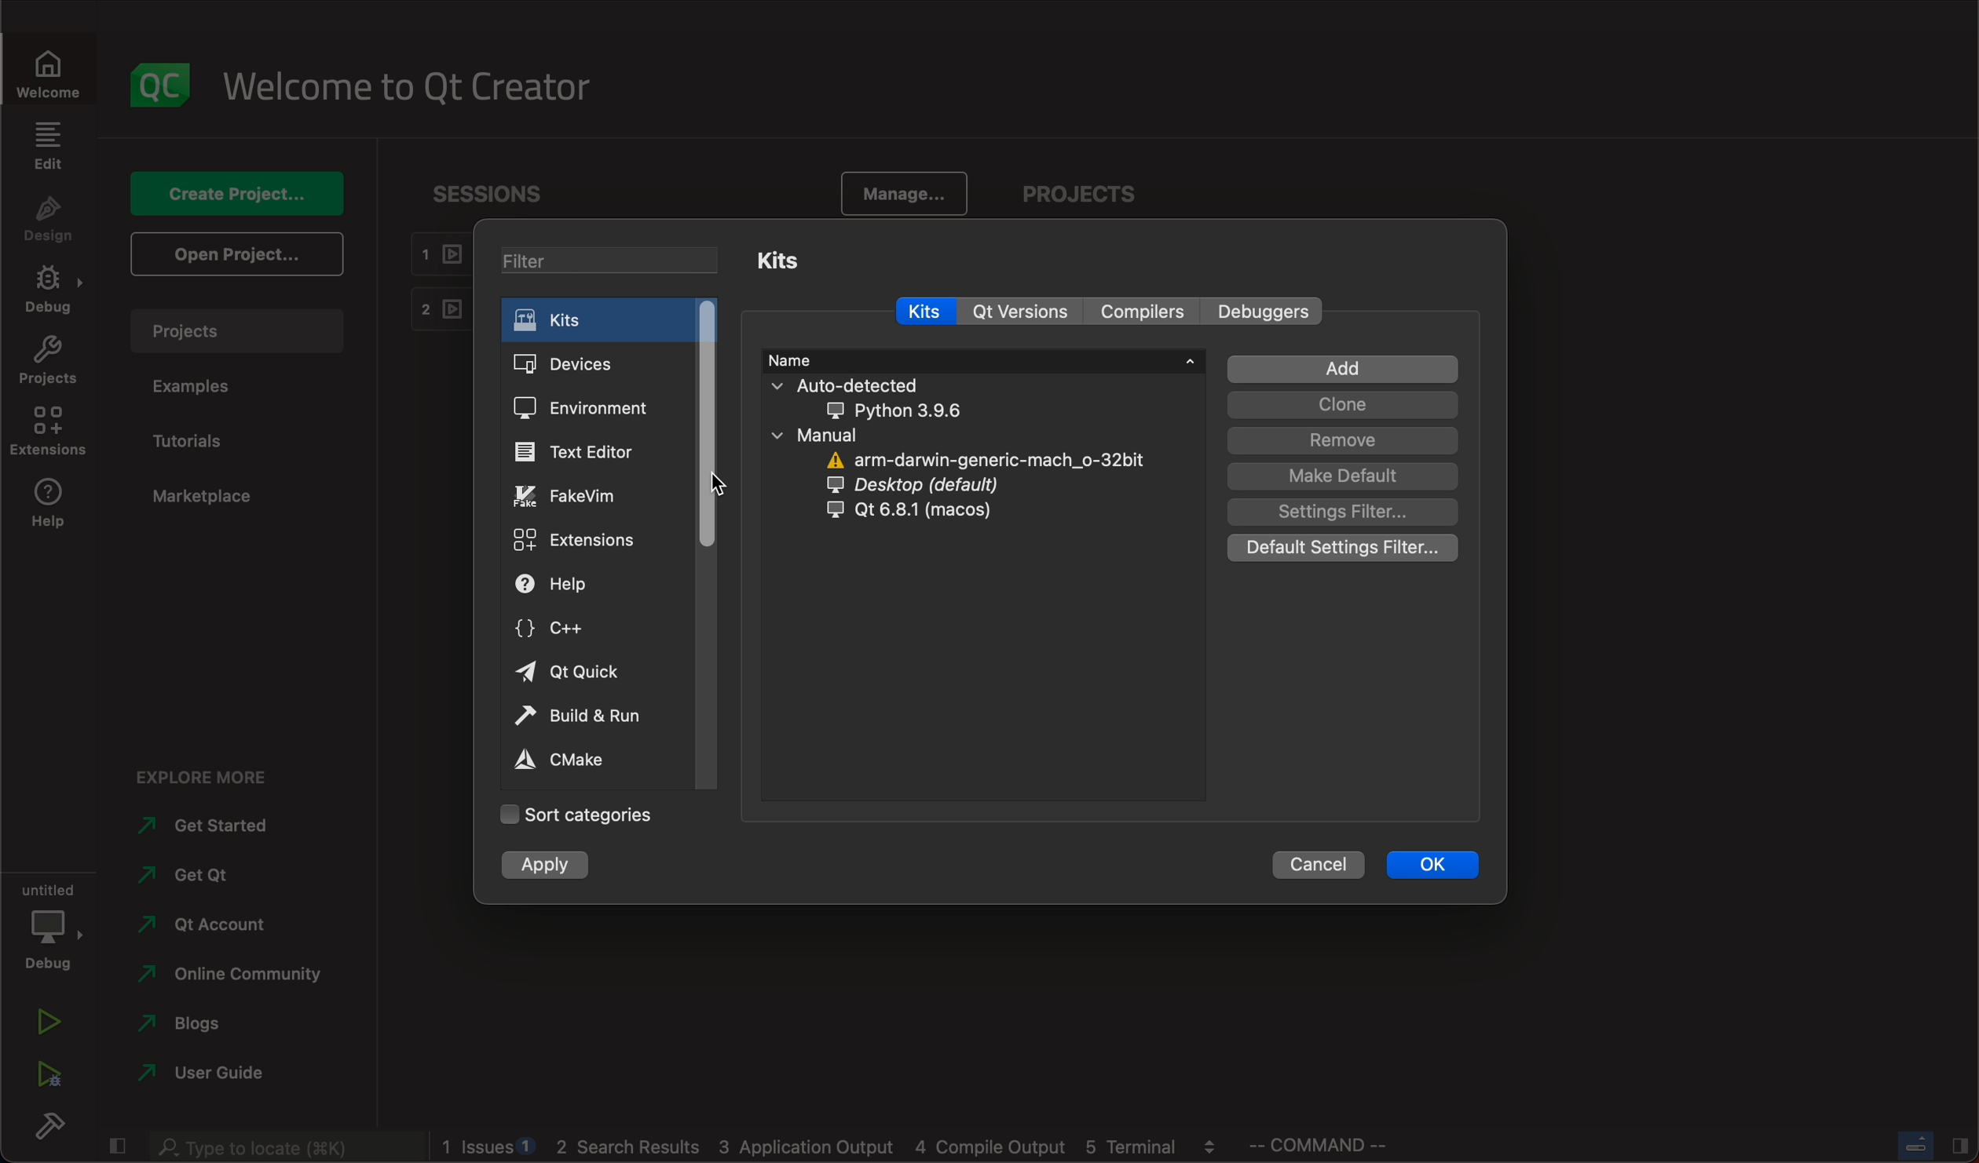  What do you see at coordinates (203, 780) in the screenshot?
I see `explore` at bounding box center [203, 780].